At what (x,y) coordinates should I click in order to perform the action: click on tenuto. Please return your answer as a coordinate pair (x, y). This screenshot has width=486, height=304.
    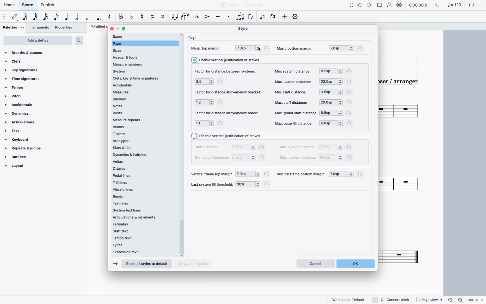
    Looking at the image, I should click on (218, 17).